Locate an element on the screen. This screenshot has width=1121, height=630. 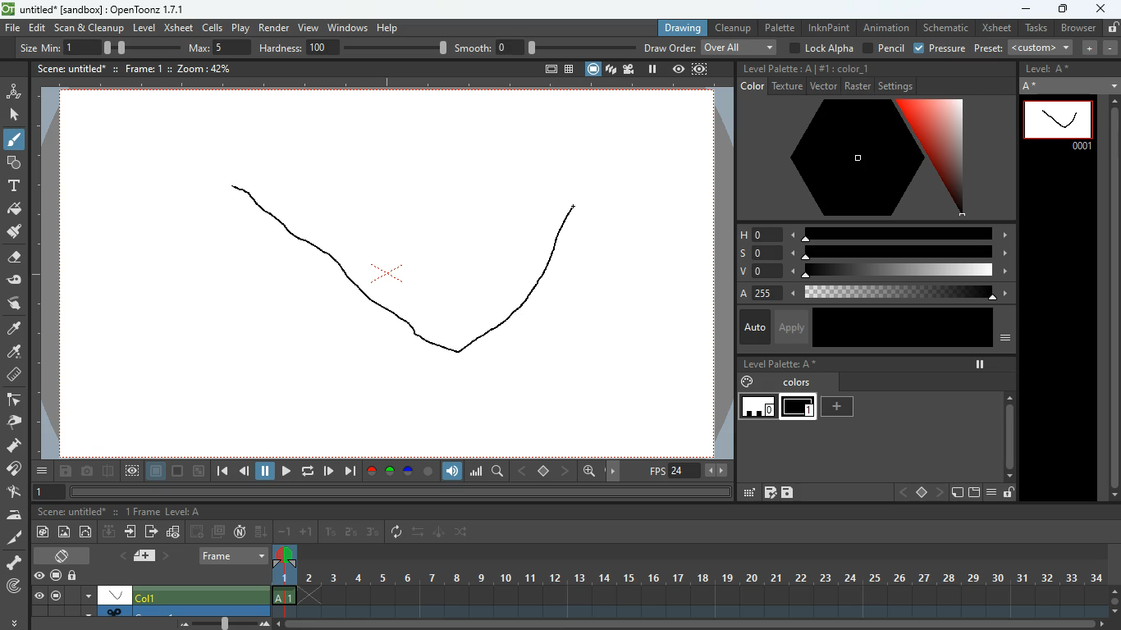
measure is located at coordinates (13, 376).